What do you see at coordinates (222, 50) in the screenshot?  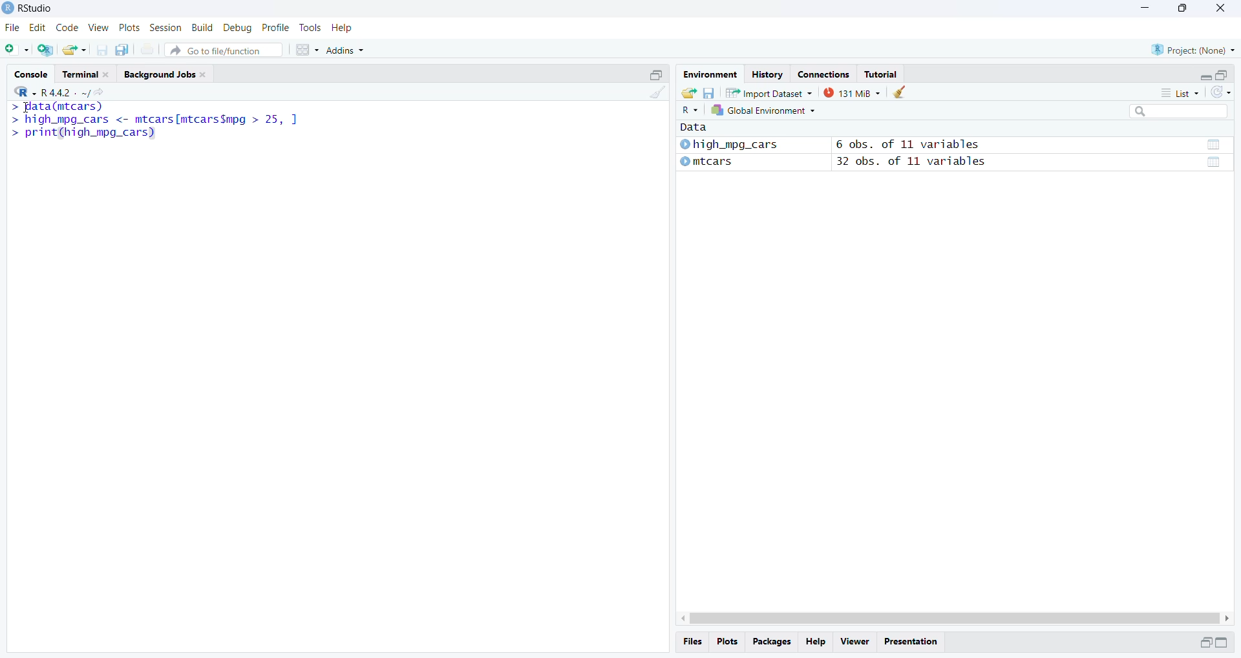 I see `Go to file/function` at bounding box center [222, 50].